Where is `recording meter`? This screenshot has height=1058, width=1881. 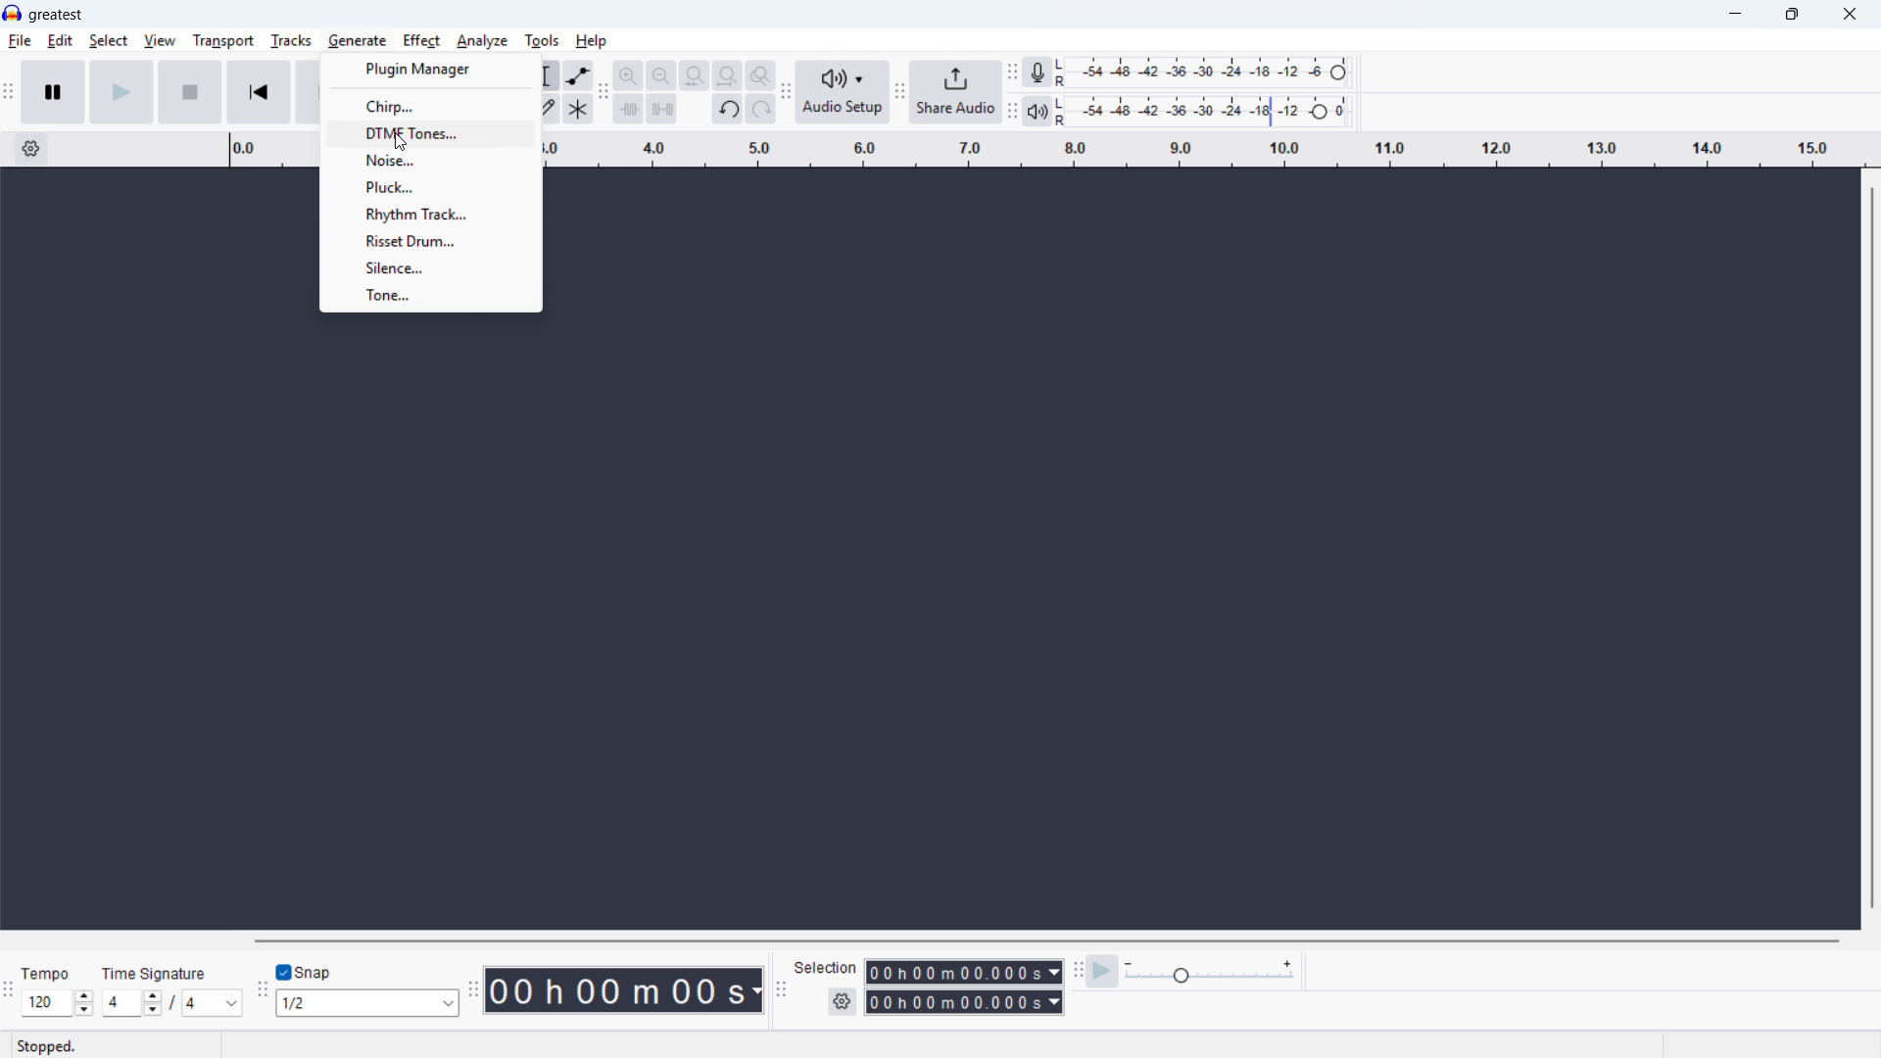 recording meter is located at coordinates (1037, 72).